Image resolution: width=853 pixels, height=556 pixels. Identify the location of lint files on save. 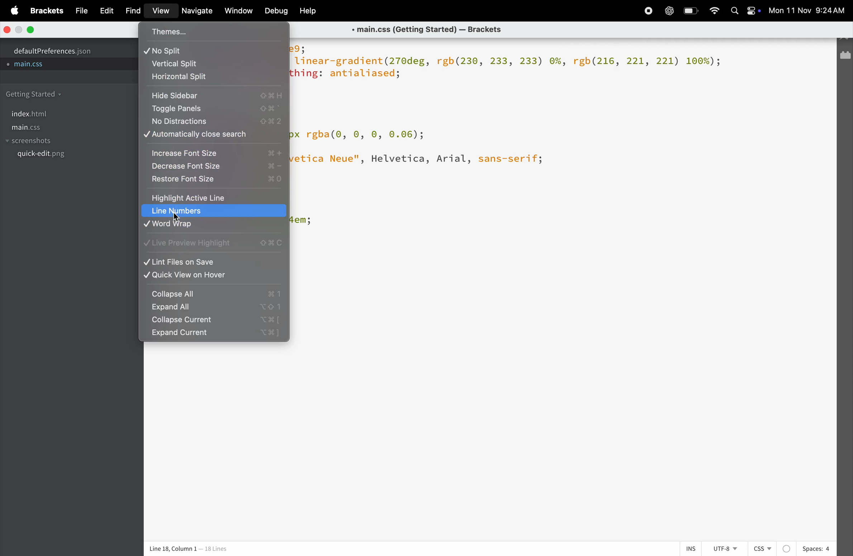
(214, 262).